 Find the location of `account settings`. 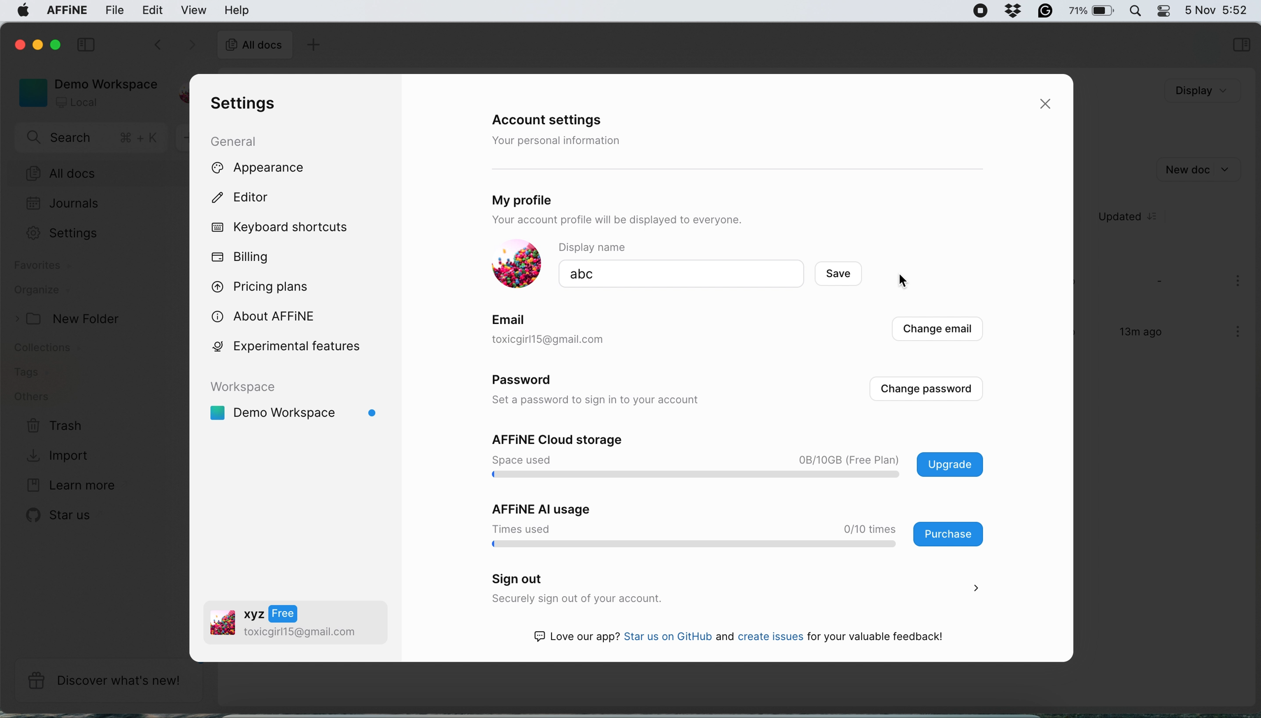

account settings is located at coordinates (554, 121).